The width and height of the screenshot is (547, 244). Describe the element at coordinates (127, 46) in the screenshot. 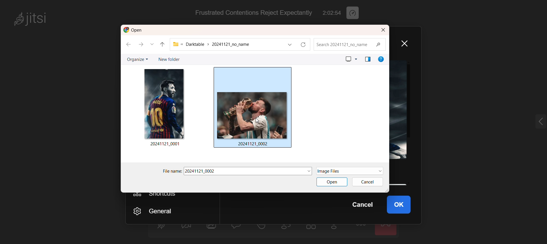

I see `backwards` at that location.